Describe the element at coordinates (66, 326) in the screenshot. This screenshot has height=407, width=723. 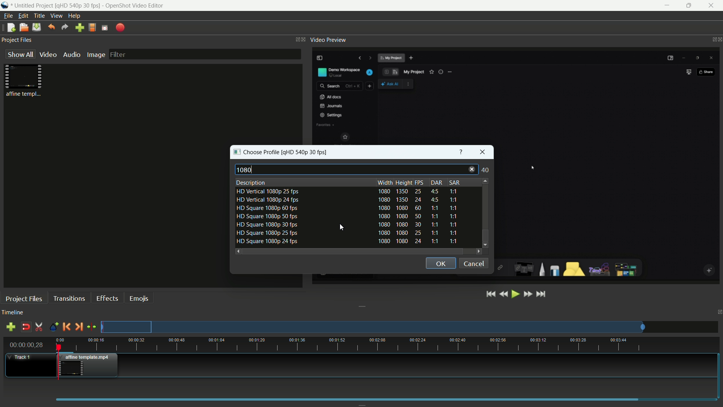
I see `previous marker` at that location.